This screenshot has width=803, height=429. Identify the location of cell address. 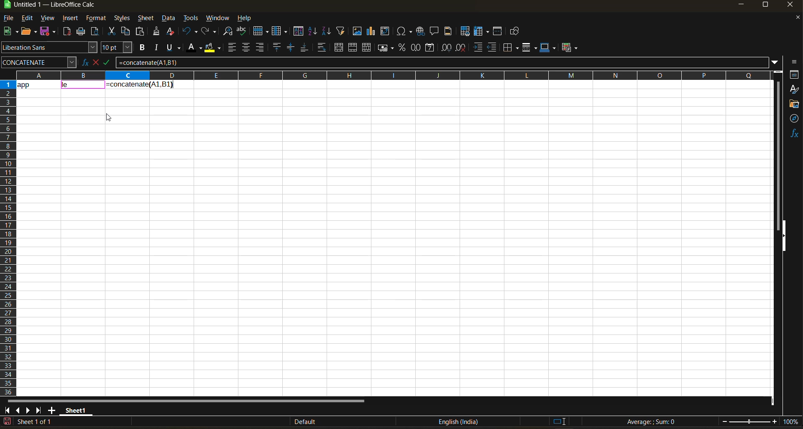
(38, 62).